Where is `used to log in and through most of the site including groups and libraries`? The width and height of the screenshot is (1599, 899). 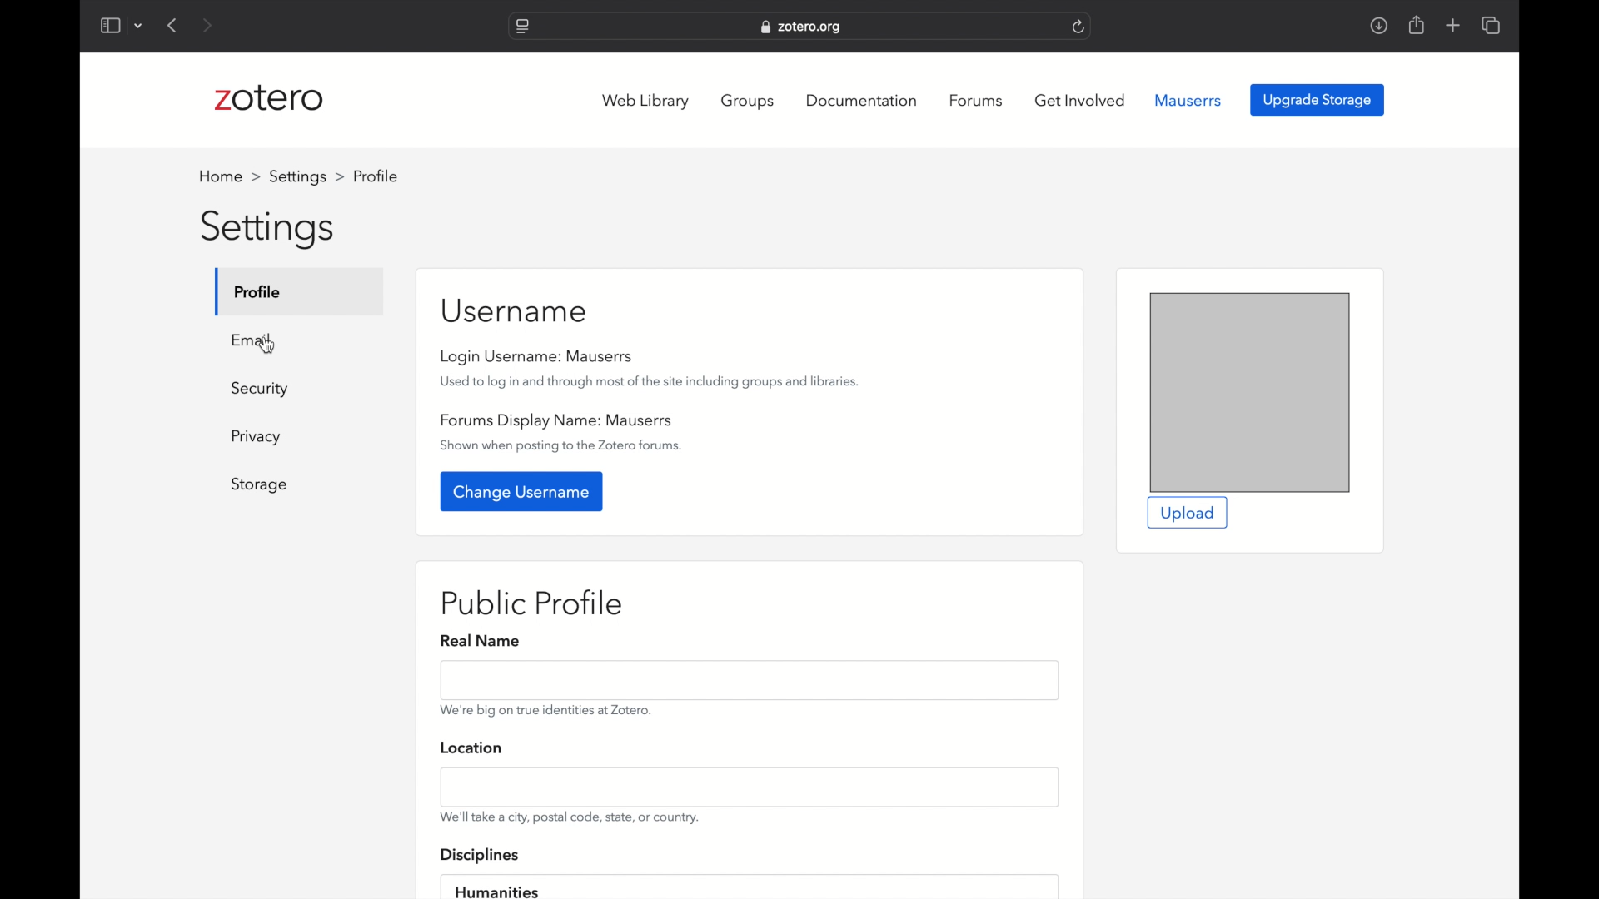
used to log in and through most of the site including groups and libraries is located at coordinates (650, 381).